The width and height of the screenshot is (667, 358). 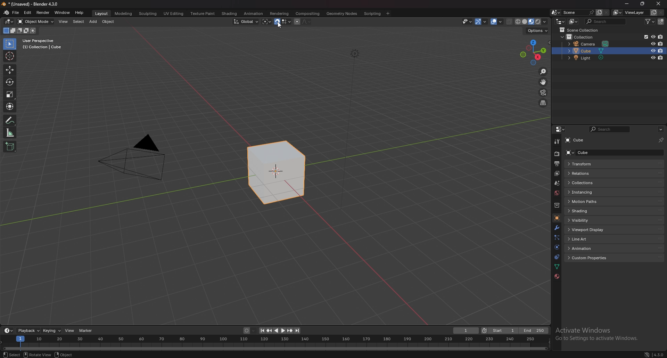 What do you see at coordinates (558, 266) in the screenshot?
I see `data` at bounding box center [558, 266].